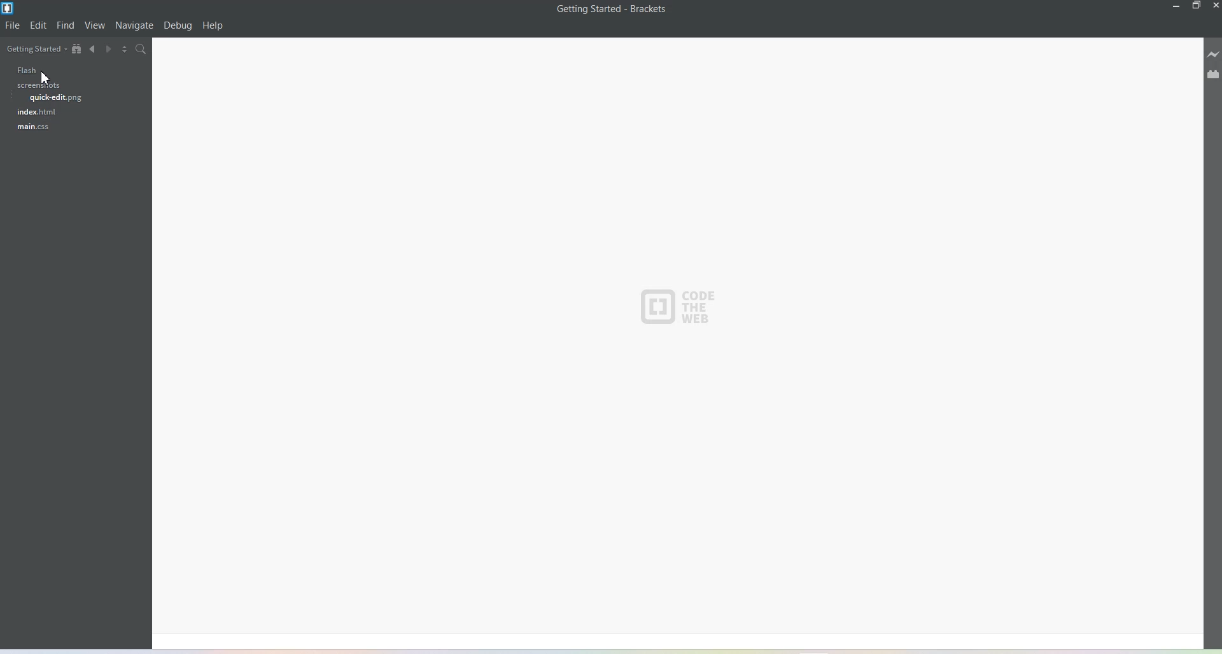  I want to click on Split the editor vertically or Horizontally, so click(128, 50).